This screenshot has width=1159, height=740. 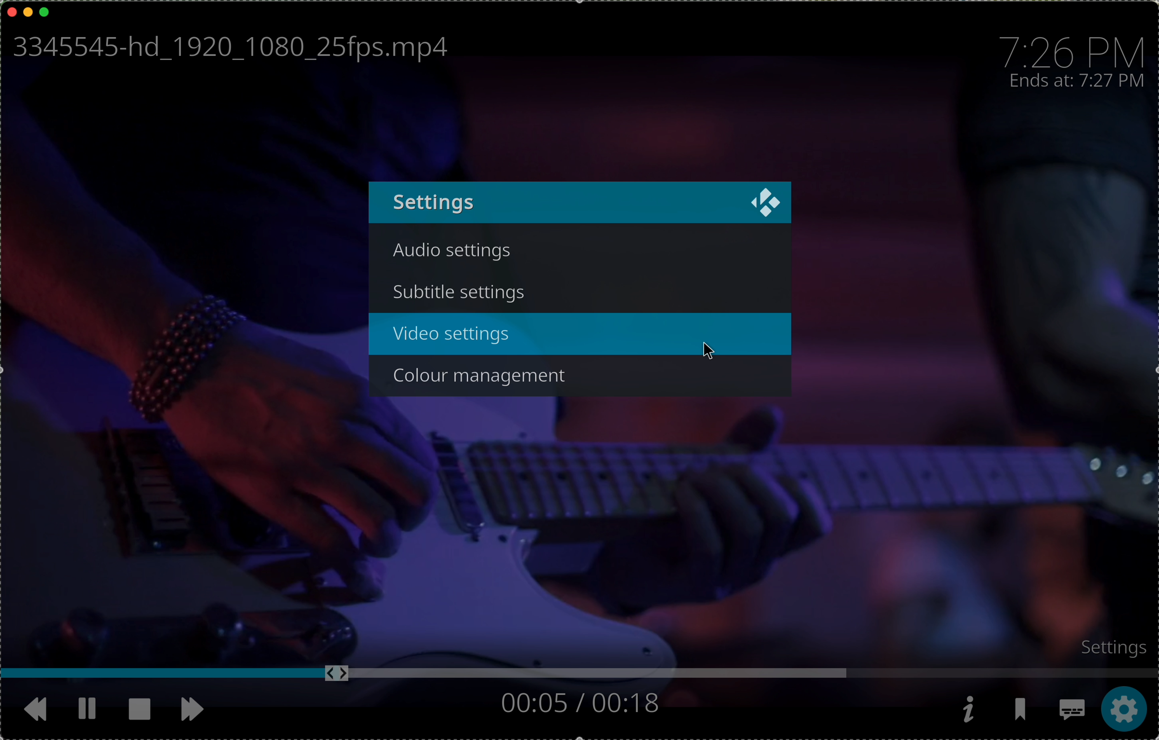 What do you see at coordinates (968, 709) in the screenshot?
I see `information video` at bounding box center [968, 709].